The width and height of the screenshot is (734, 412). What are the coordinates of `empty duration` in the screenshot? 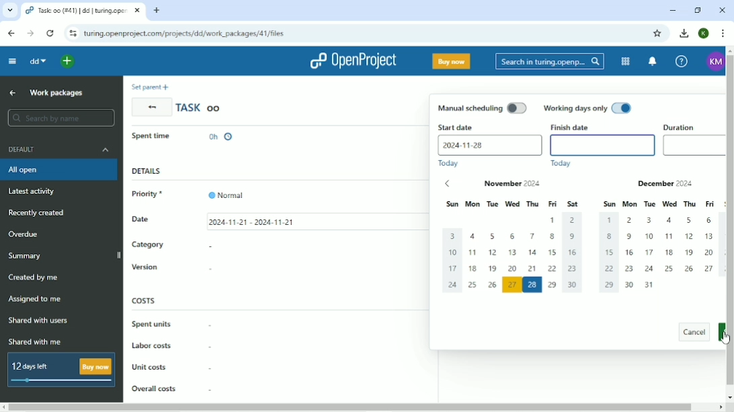 It's located at (692, 146).